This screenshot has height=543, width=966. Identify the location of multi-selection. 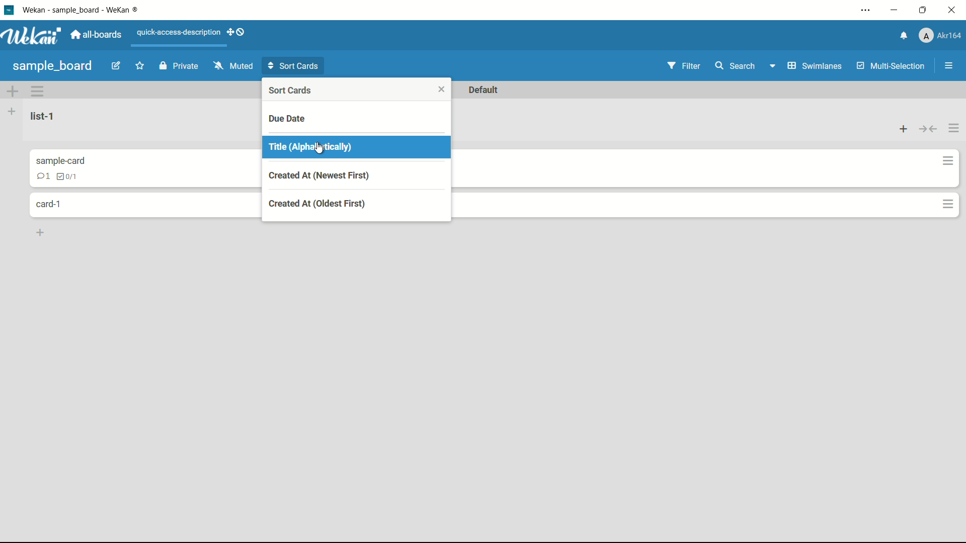
(892, 66).